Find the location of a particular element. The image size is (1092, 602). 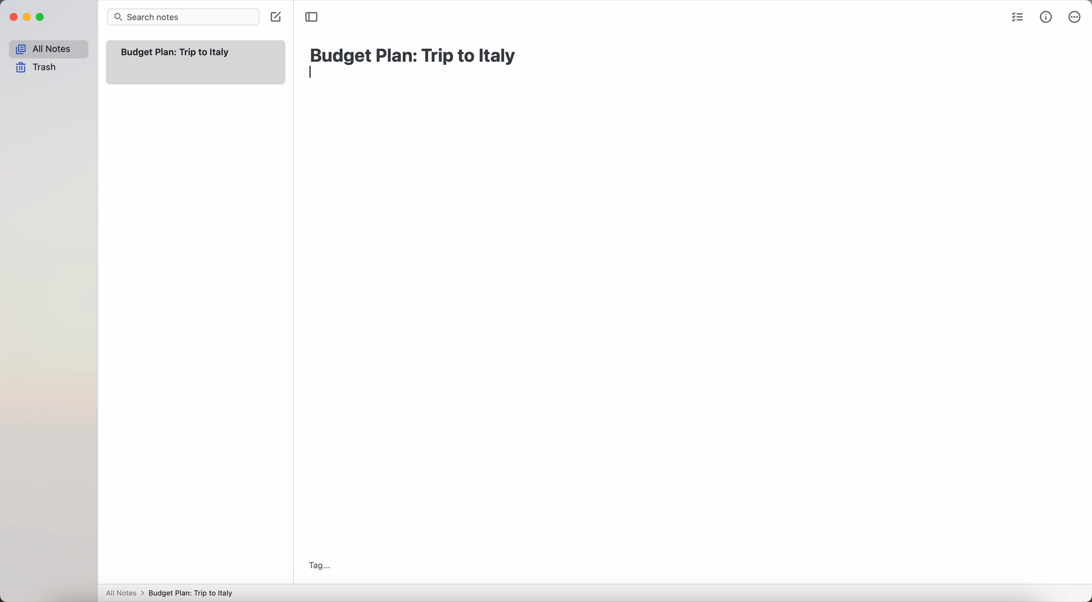

create note is located at coordinates (275, 18).